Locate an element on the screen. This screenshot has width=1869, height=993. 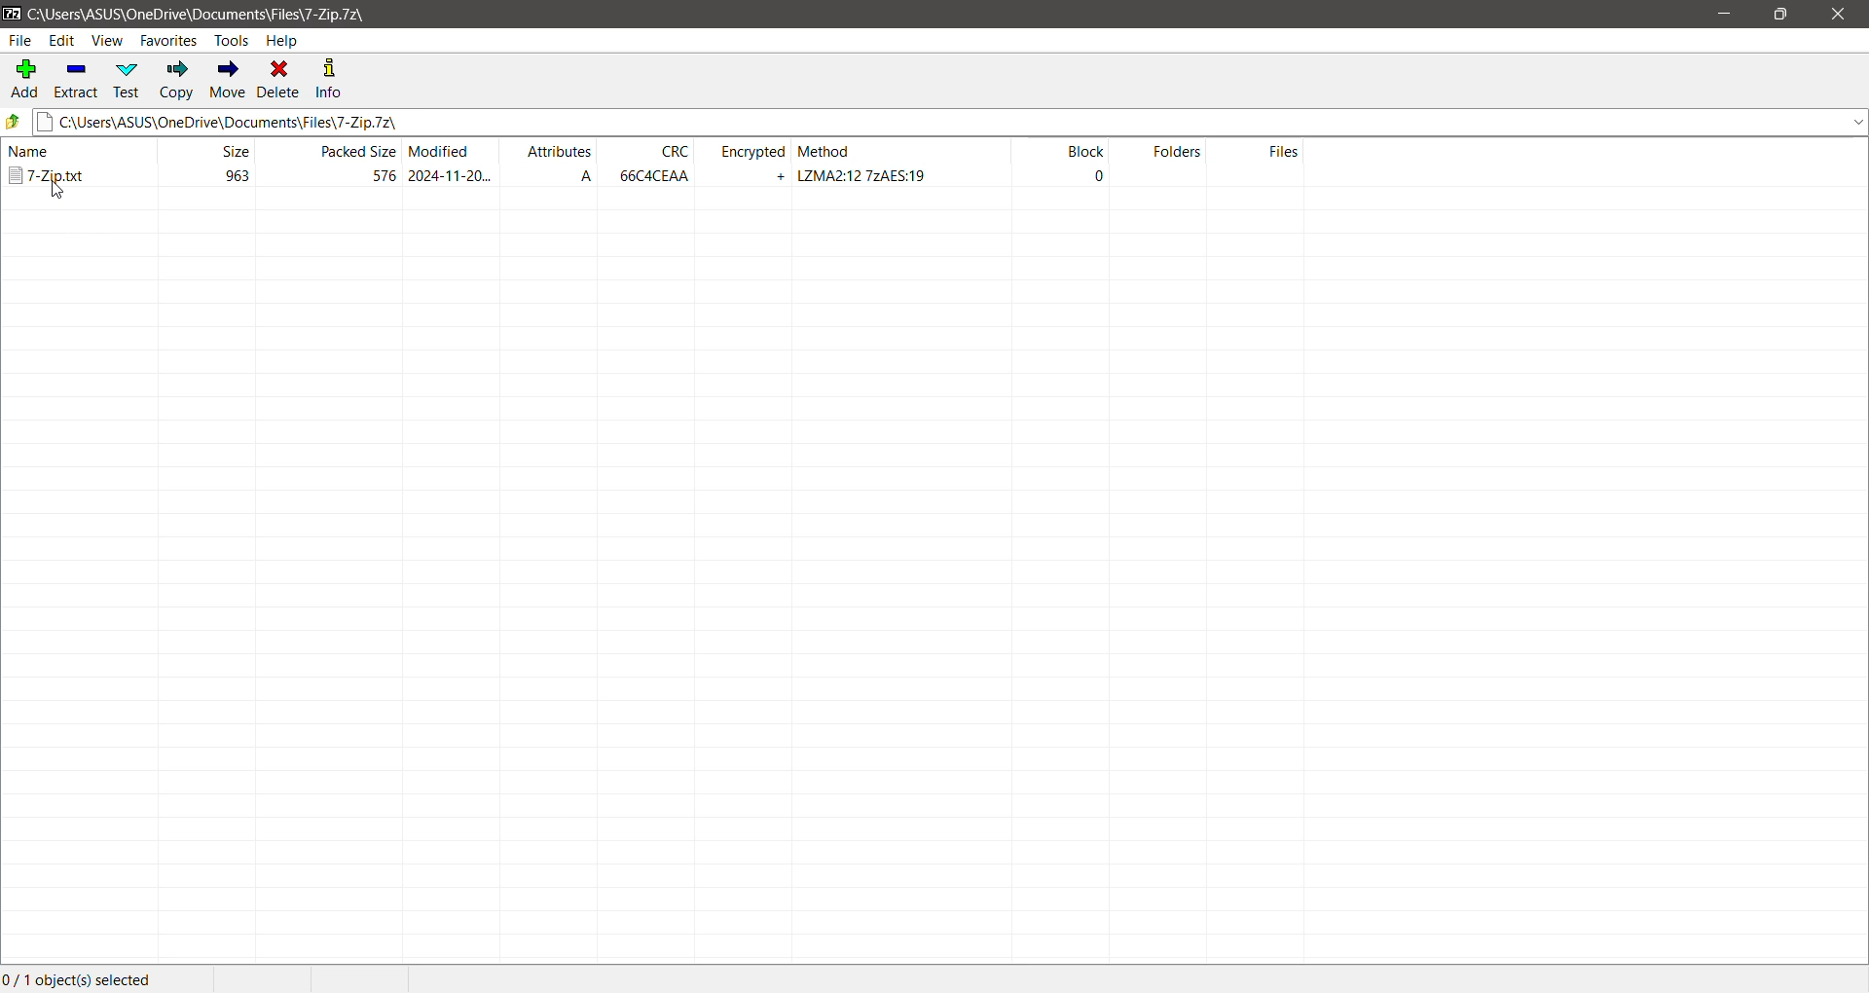
File is located at coordinates (18, 41).